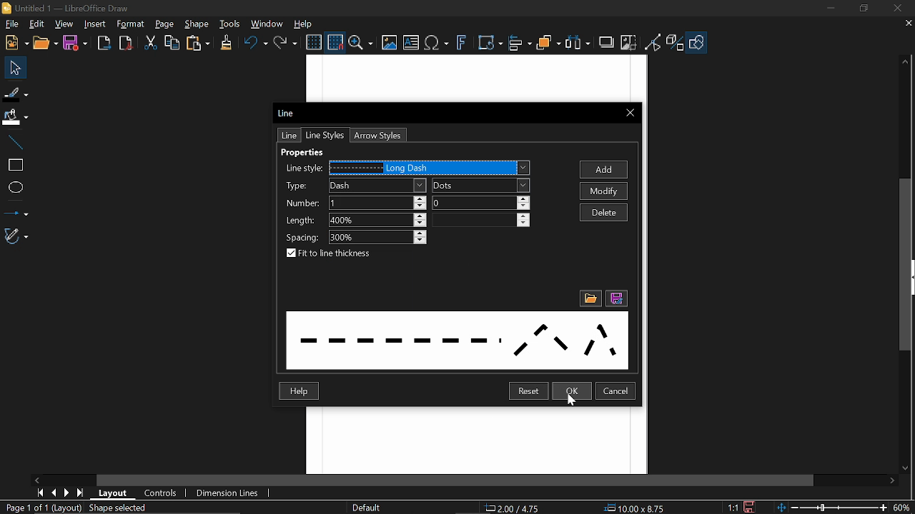 The width and height of the screenshot is (915, 514). What do you see at coordinates (304, 24) in the screenshot?
I see `Help` at bounding box center [304, 24].